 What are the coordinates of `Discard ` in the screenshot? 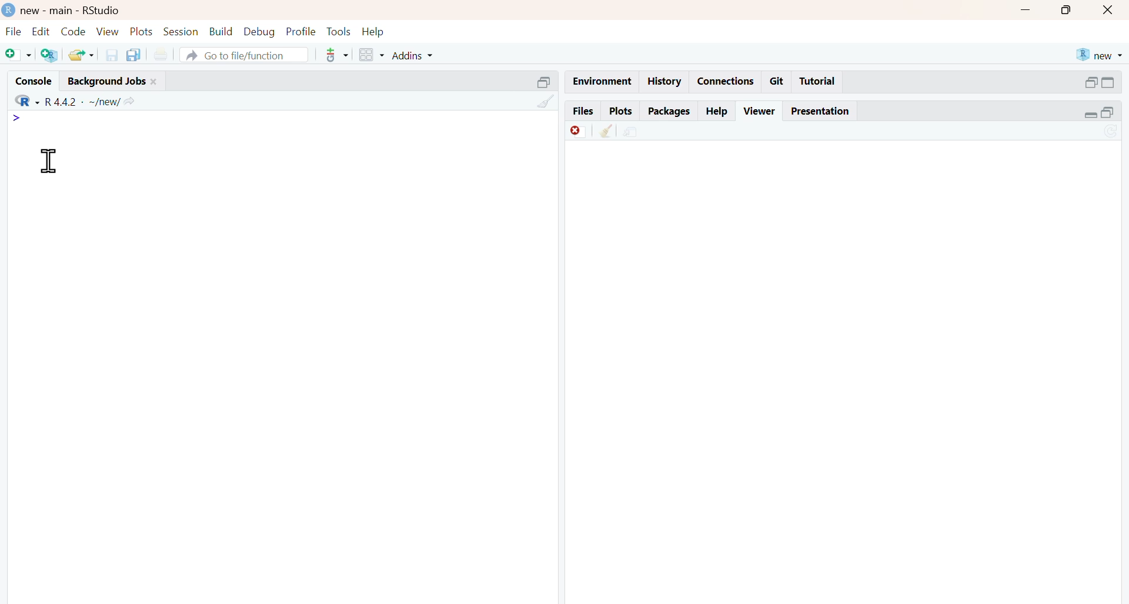 It's located at (579, 131).